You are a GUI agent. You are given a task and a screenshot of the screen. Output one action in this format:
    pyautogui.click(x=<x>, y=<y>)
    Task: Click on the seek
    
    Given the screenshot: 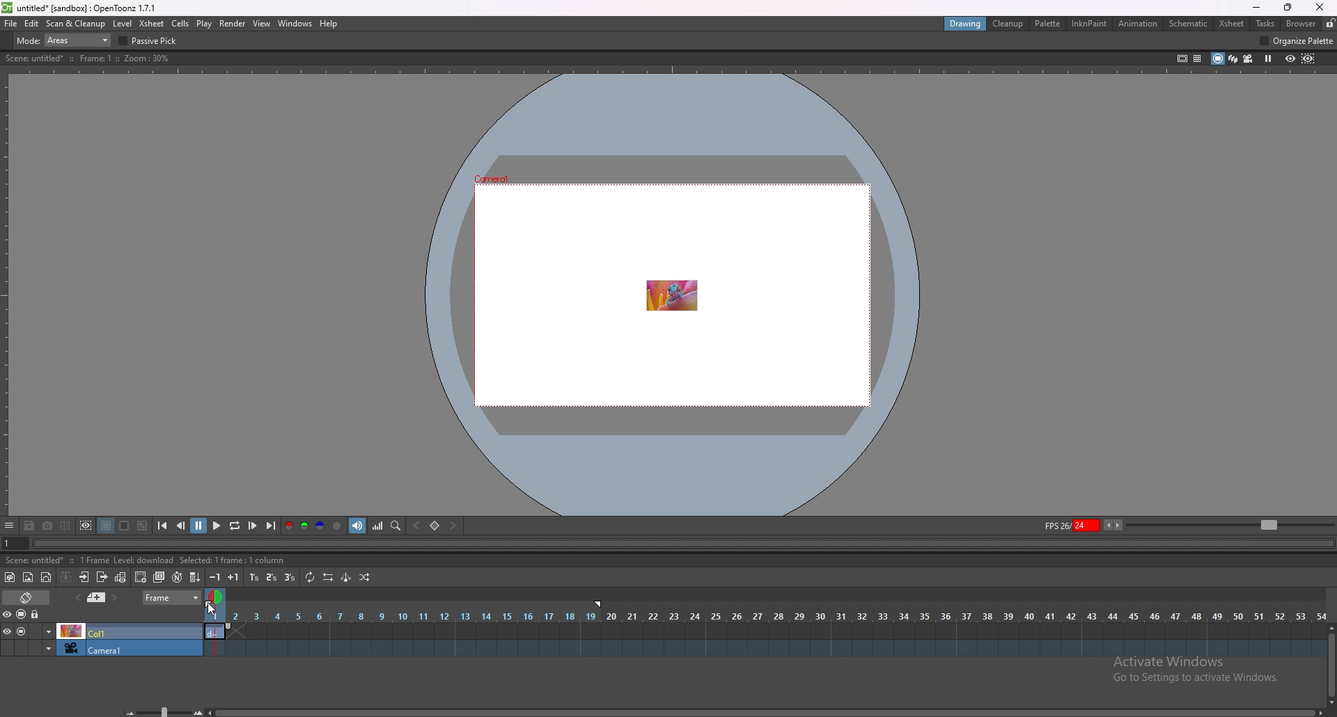 What is the action you would take?
    pyautogui.click(x=681, y=544)
    